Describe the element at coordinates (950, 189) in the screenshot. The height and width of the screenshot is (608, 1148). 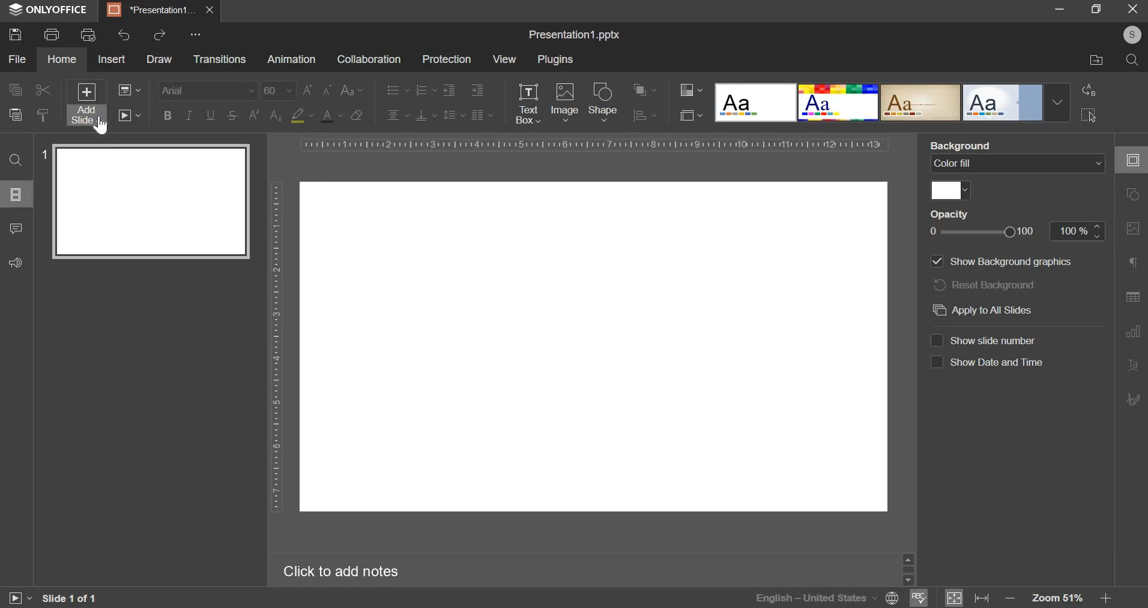
I see `color fill` at that location.